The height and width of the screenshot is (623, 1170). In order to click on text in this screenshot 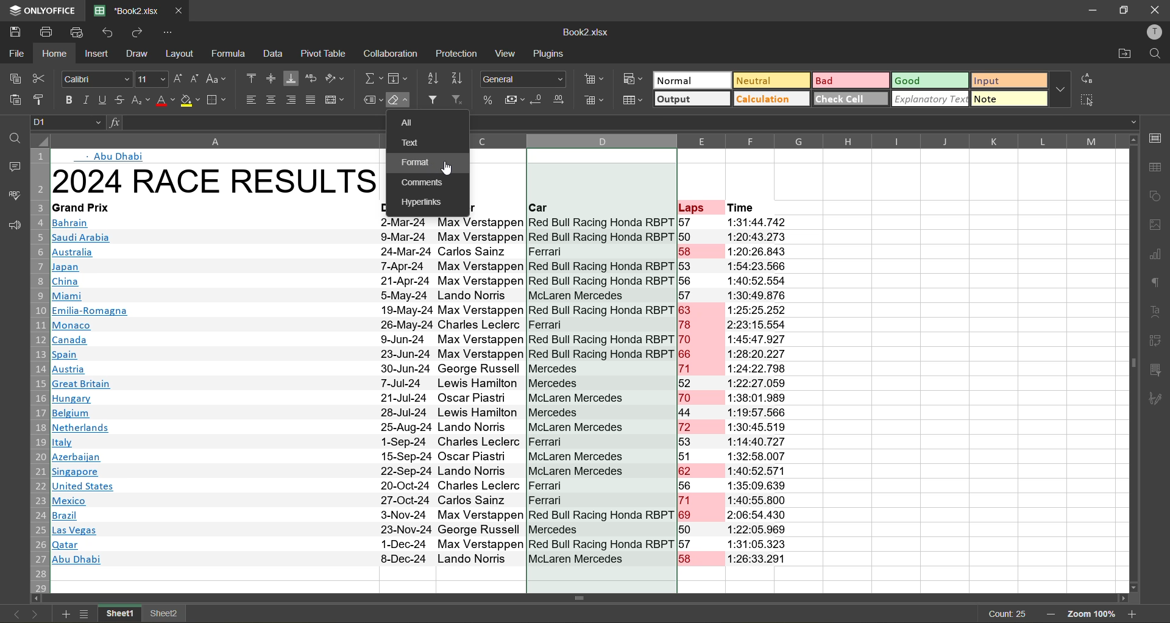, I will do `click(416, 143)`.